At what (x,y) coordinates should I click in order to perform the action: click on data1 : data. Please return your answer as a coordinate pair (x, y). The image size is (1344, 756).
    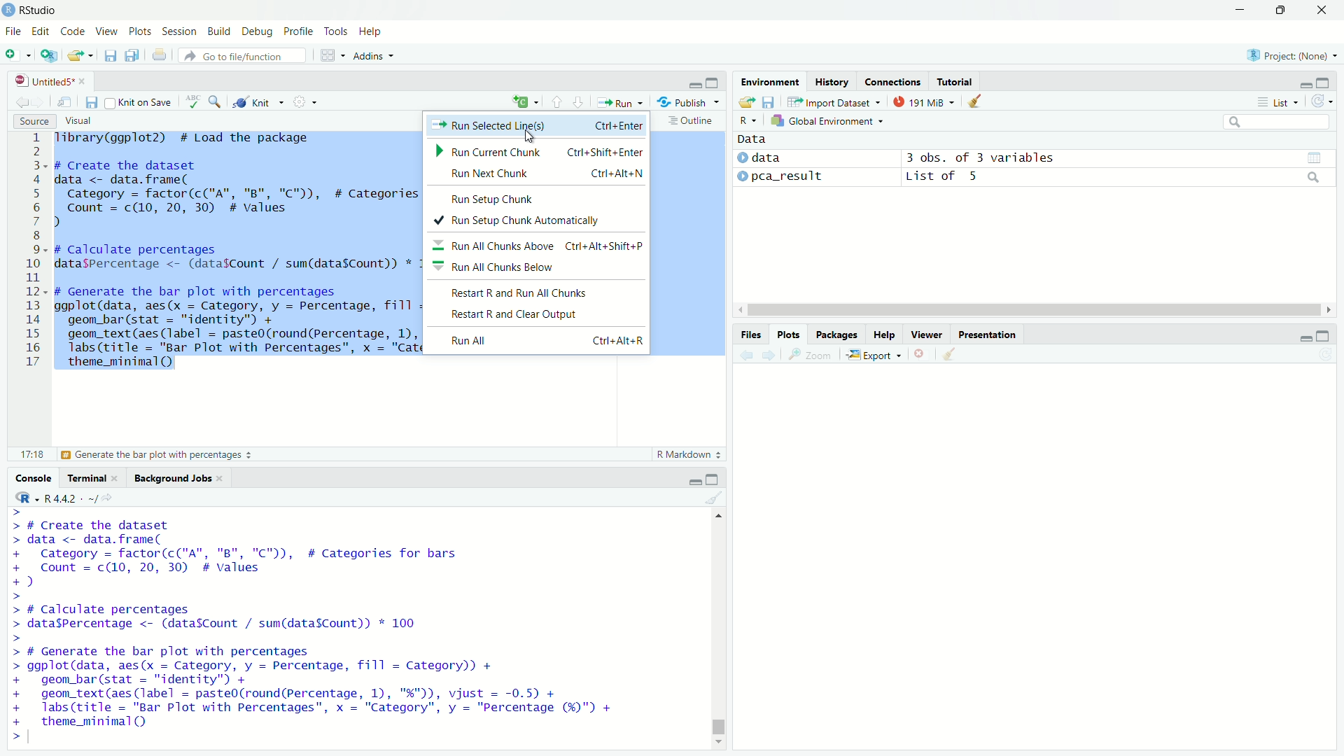
    Looking at the image, I should click on (790, 158).